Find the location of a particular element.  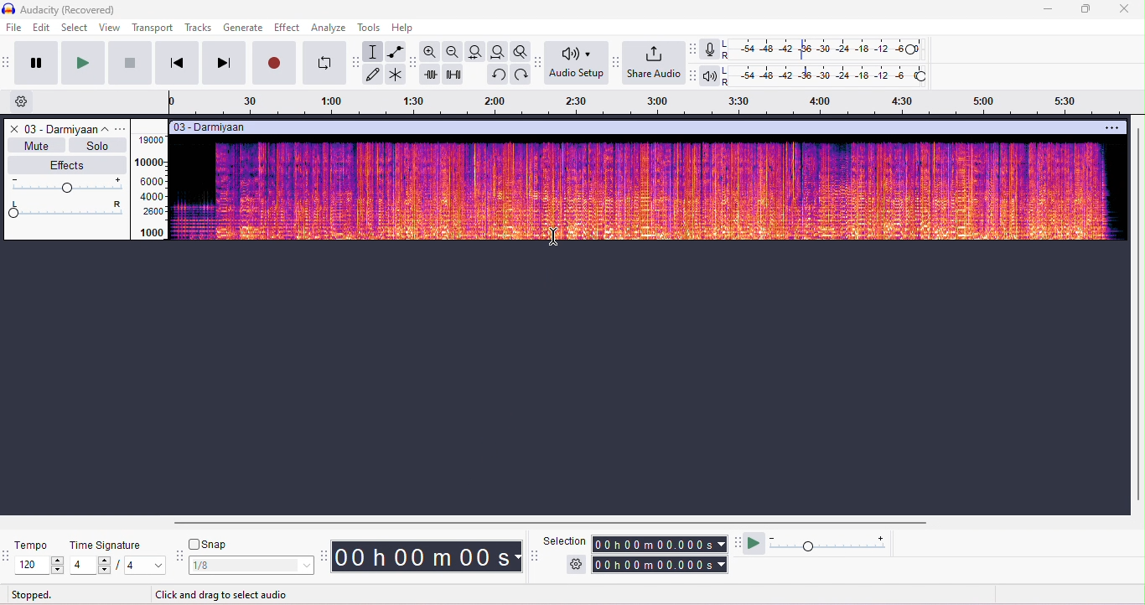

pan is located at coordinates (68, 209).